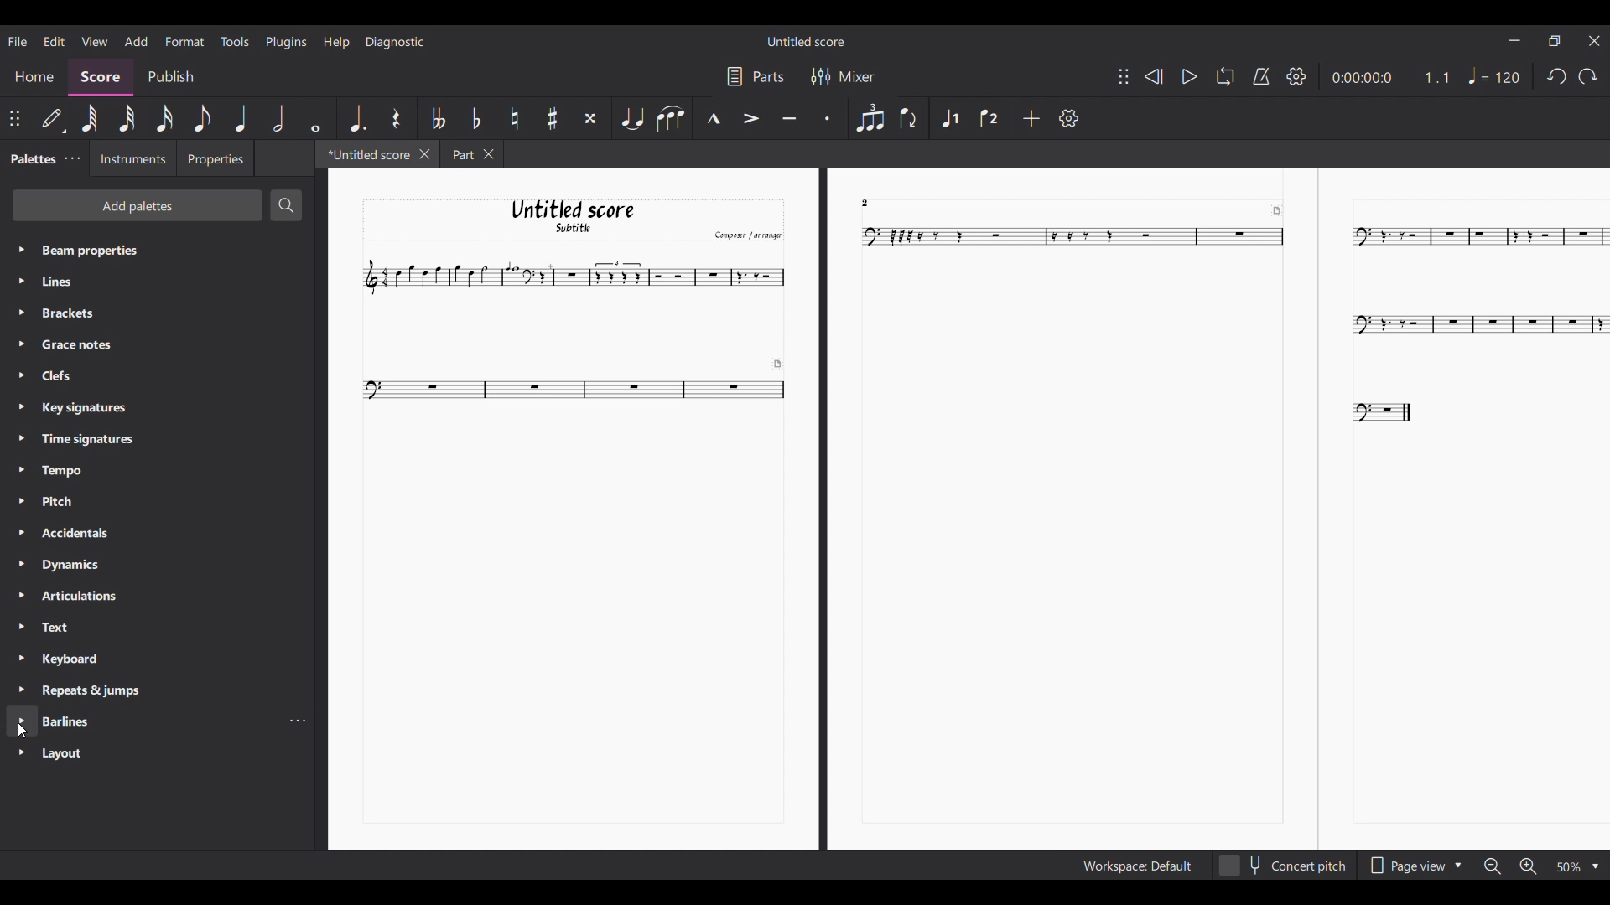 This screenshot has height=905, width=1610. Describe the element at coordinates (315, 118) in the screenshot. I see `Whole note` at that location.